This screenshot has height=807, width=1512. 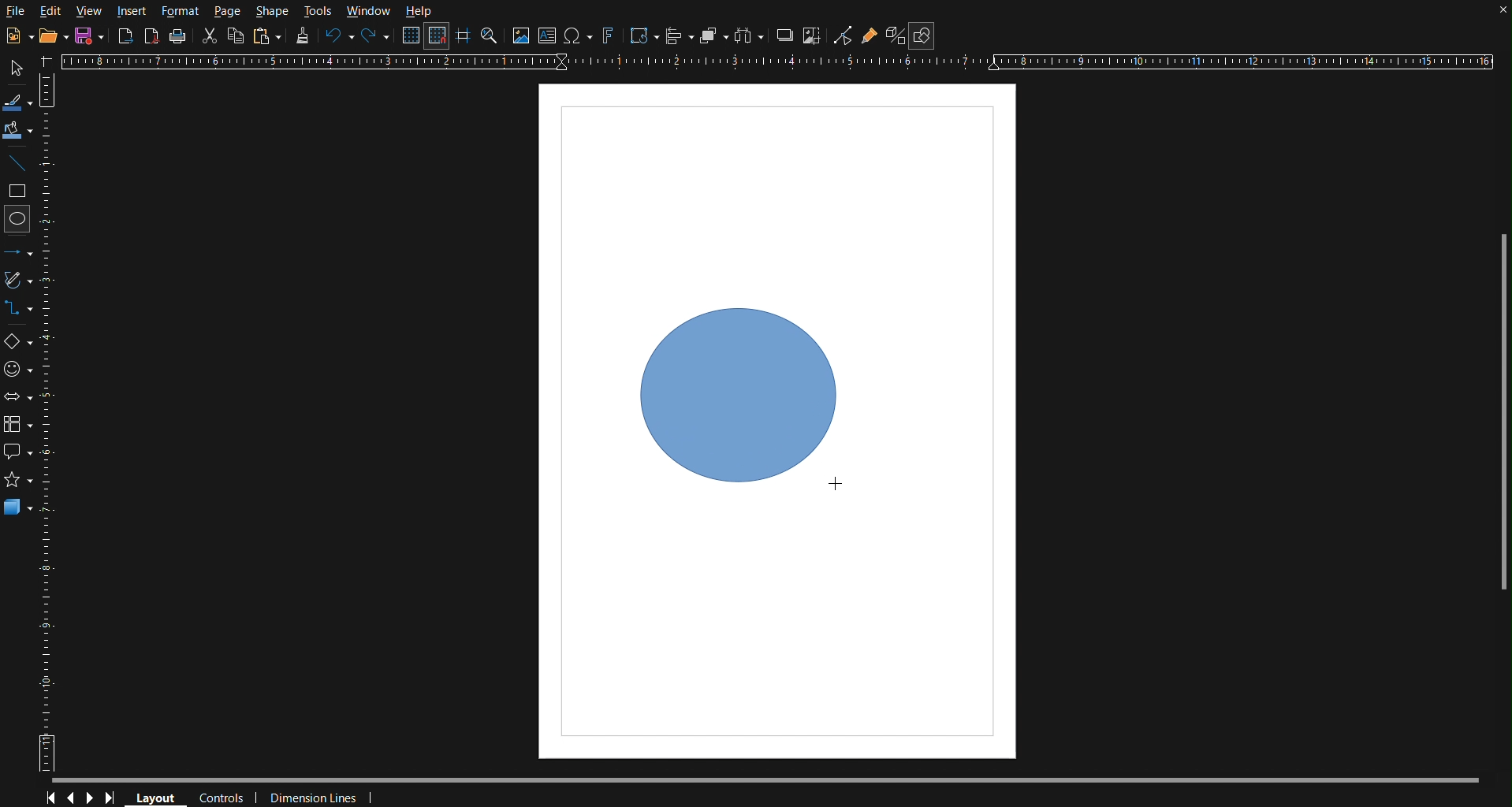 What do you see at coordinates (844, 37) in the screenshot?
I see `Toggle Point Edit Mode` at bounding box center [844, 37].